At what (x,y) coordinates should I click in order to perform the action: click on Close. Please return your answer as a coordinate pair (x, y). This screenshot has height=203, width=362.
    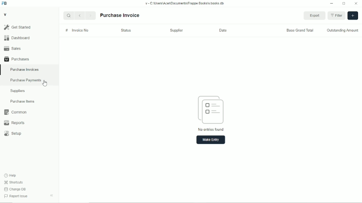
    Looking at the image, I should click on (356, 3).